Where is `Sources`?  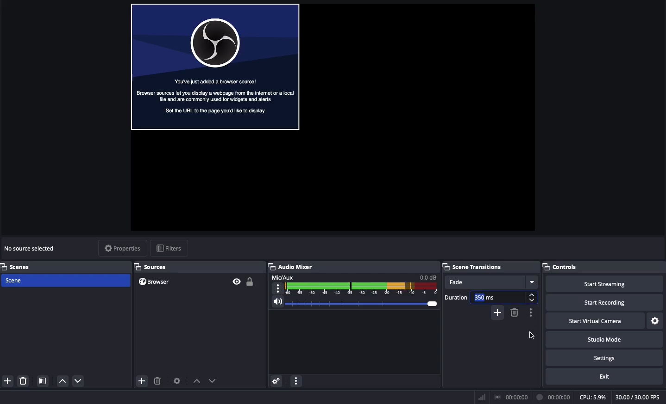
Sources is located at coordinates (151, 267).